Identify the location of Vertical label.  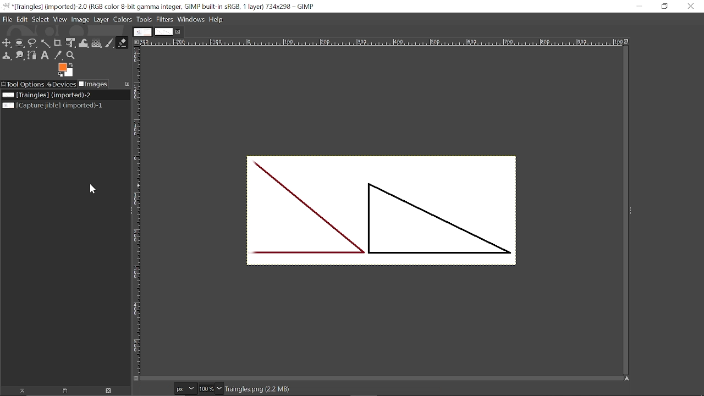
(138, 211).